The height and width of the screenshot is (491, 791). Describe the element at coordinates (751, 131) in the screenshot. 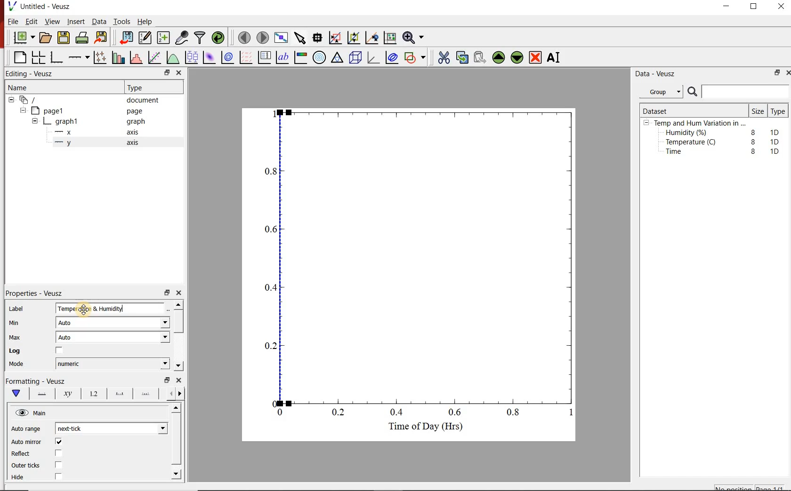

I see `8` at that location.